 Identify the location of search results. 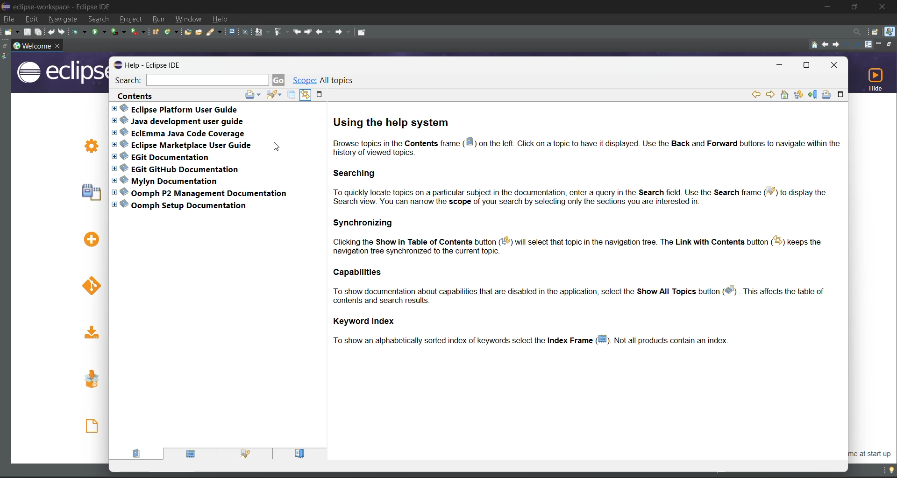
(248, 453).